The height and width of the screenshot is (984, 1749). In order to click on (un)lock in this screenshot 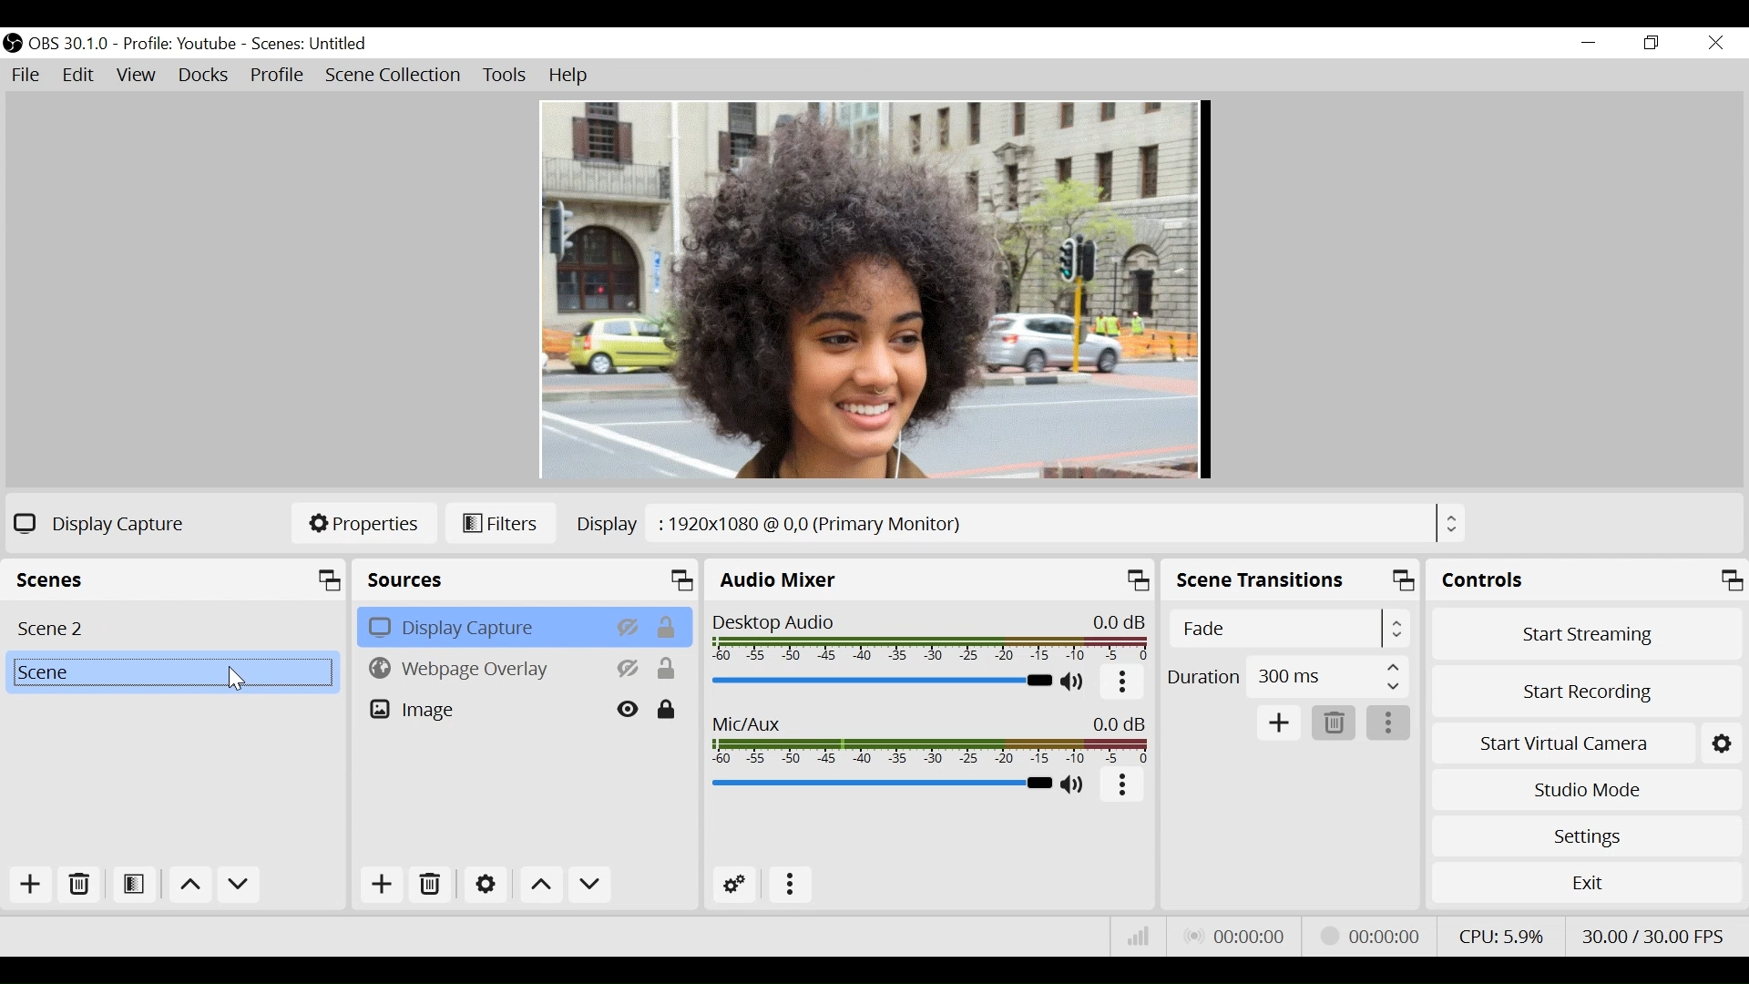, I will do `click(668, 669)`.